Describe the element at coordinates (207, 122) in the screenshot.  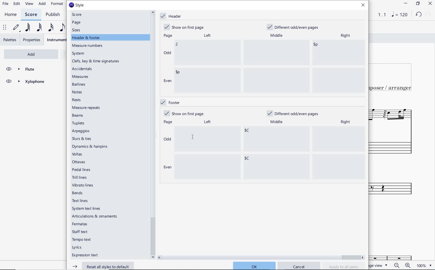
I see `left` at that location.